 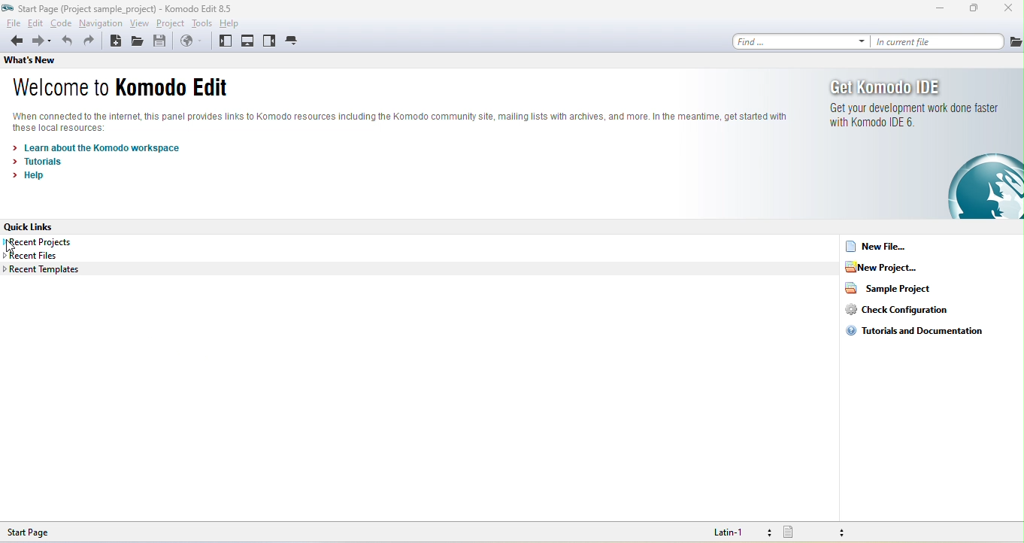 I want to click on redo, so click(x=89, y=42).